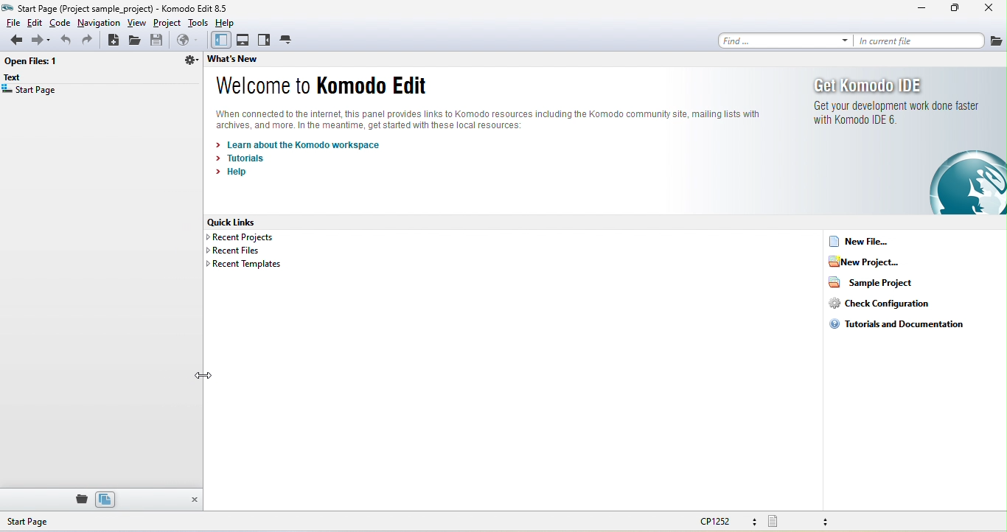 Image resolution: width=1007 pixels, height=532 pixels. Describe the element at coordinates (35, 22) in the screenshot. I see `edit` at that location.